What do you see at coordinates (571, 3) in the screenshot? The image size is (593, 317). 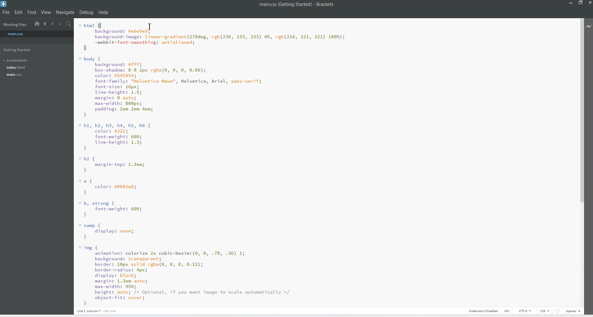 I see `Minimize` at bounding box center [571, 3].